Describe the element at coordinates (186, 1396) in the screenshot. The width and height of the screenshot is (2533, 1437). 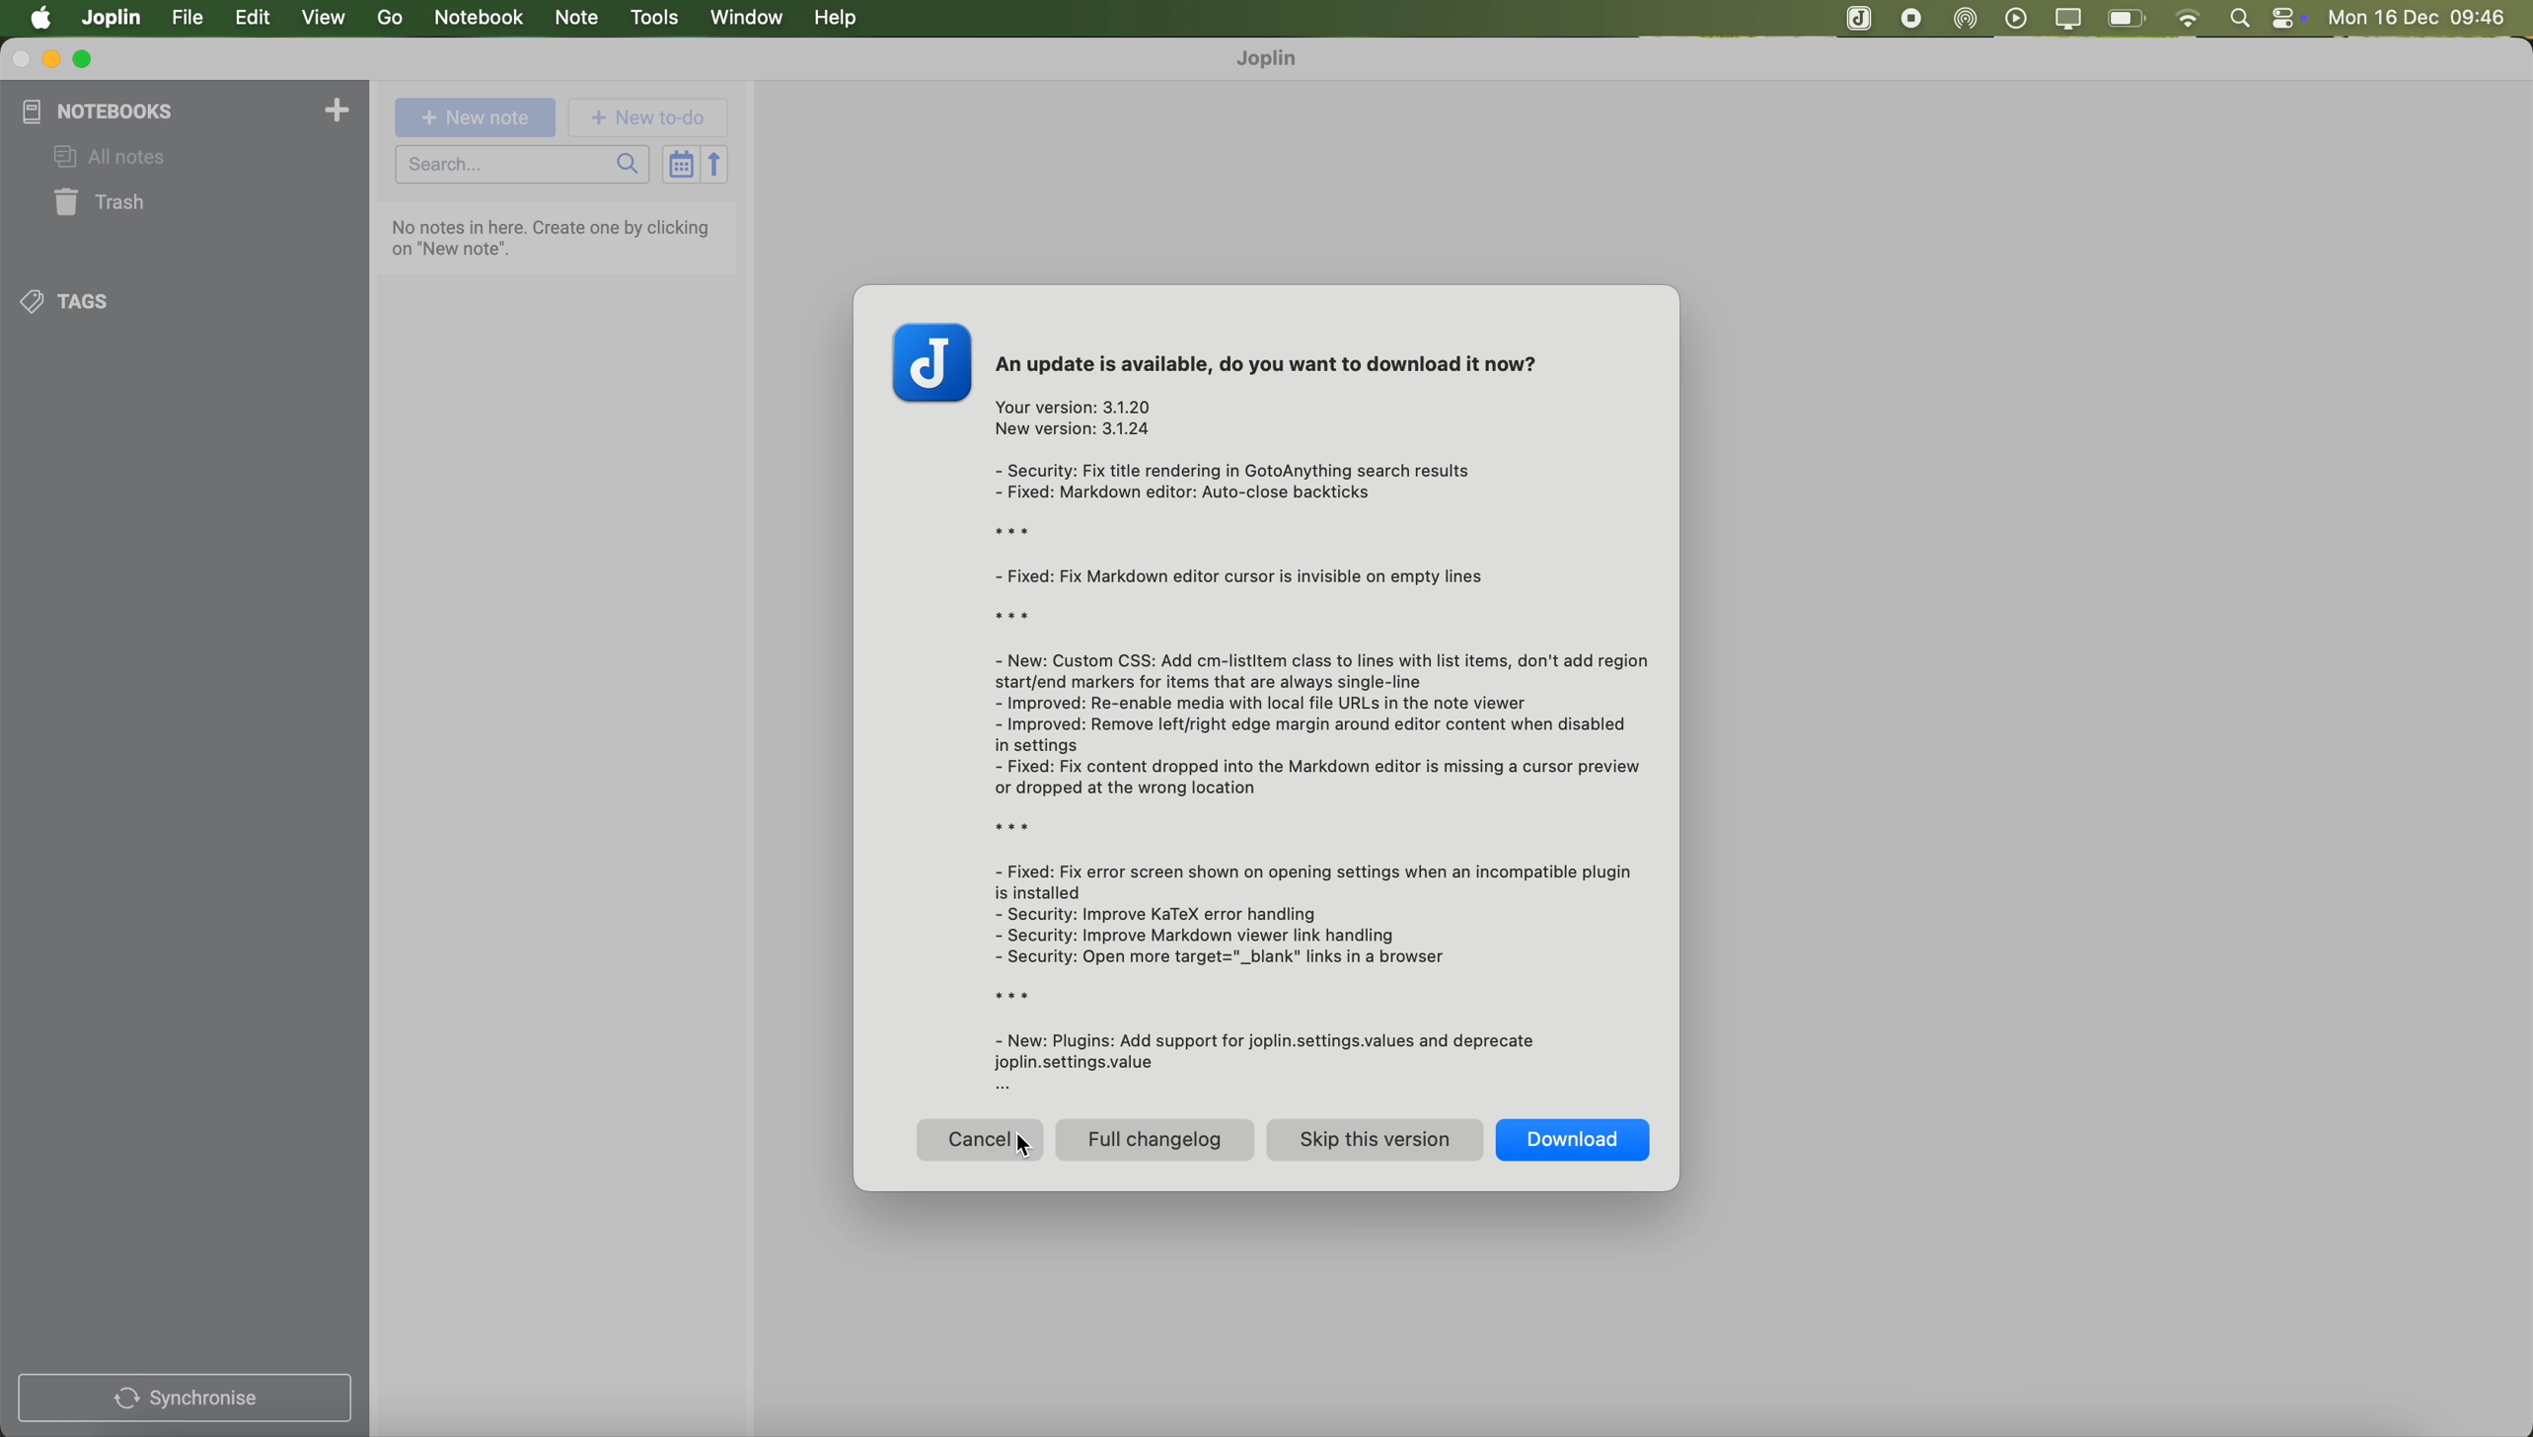
I see `synchronise` at that location.